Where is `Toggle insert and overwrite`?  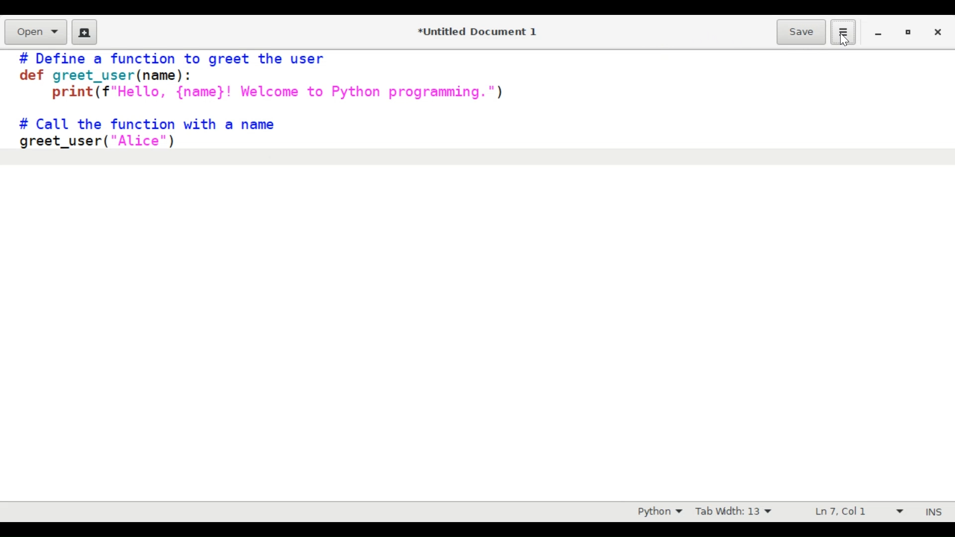 Toggle insert and overwrite is located at coordinates (924, 512).